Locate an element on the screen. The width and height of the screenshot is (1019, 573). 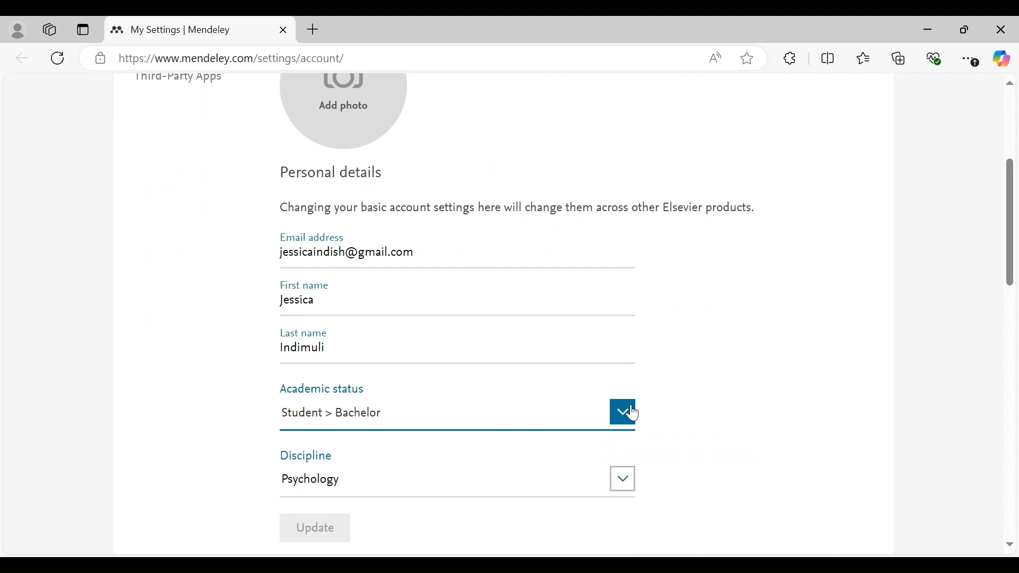
Browser Essentials is located at coordinates (935, 57).